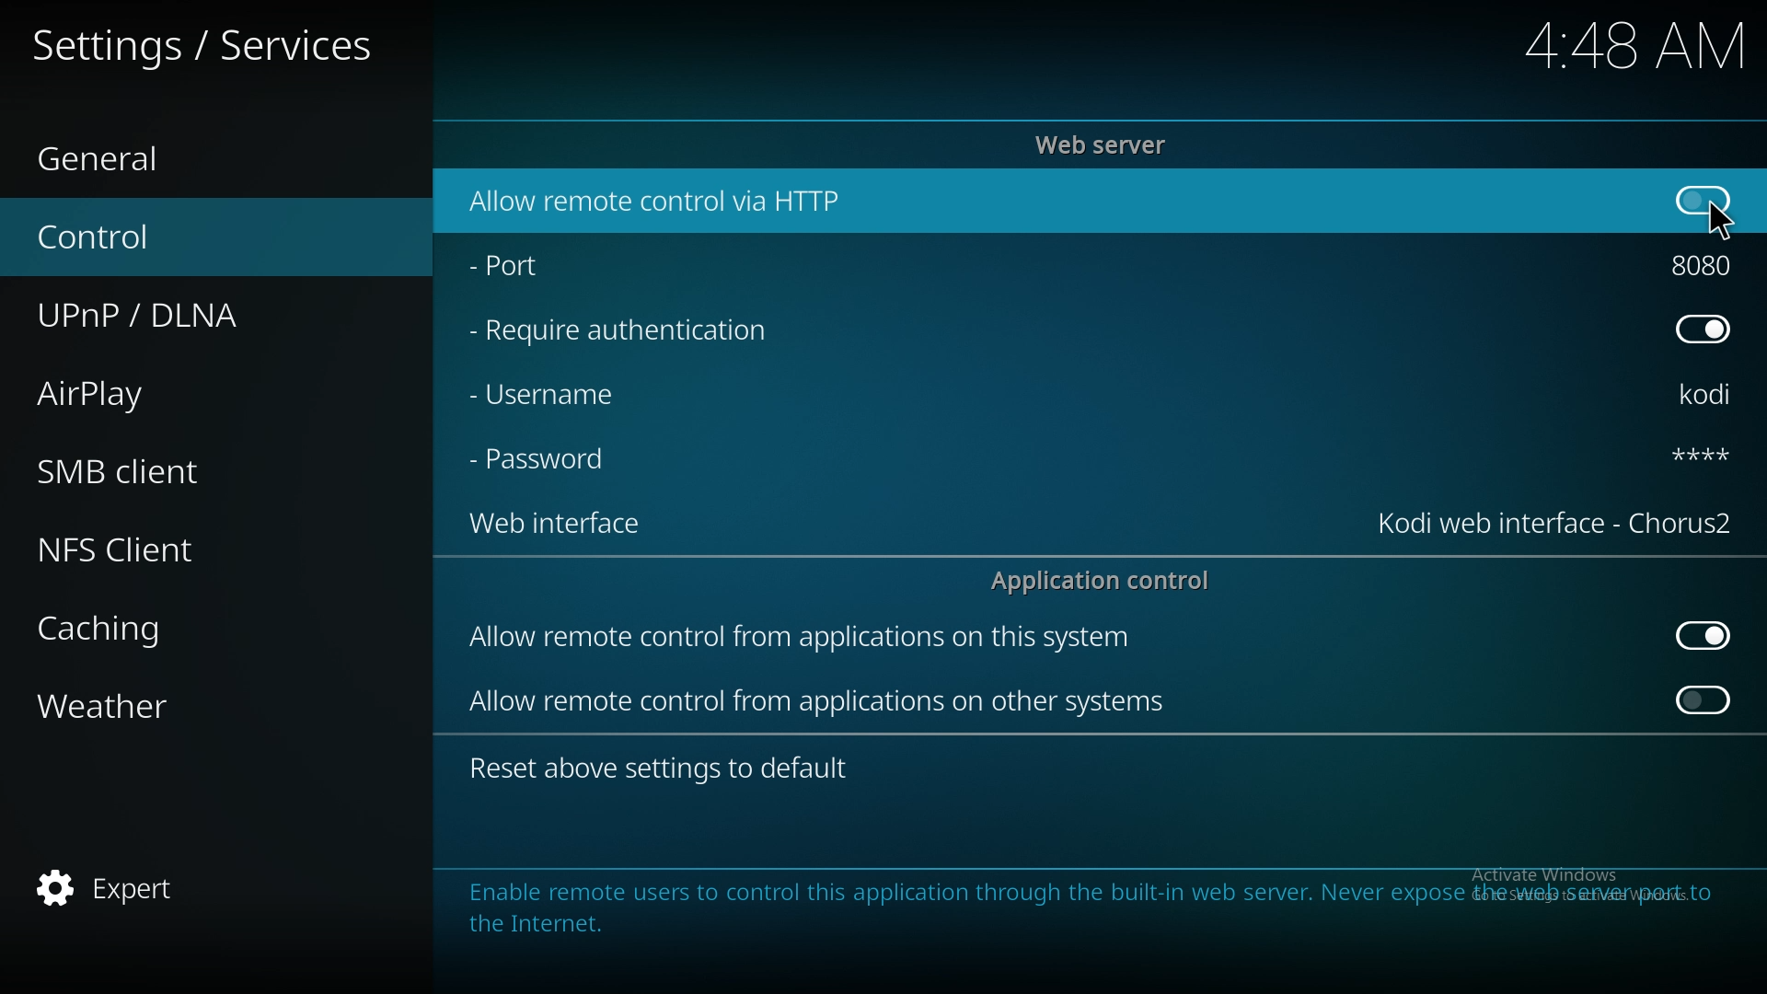 This screenshot has height=994, width=1767. Describe the element at coordinates (138, 396) in the screenshot. I see `airplay` at that location.